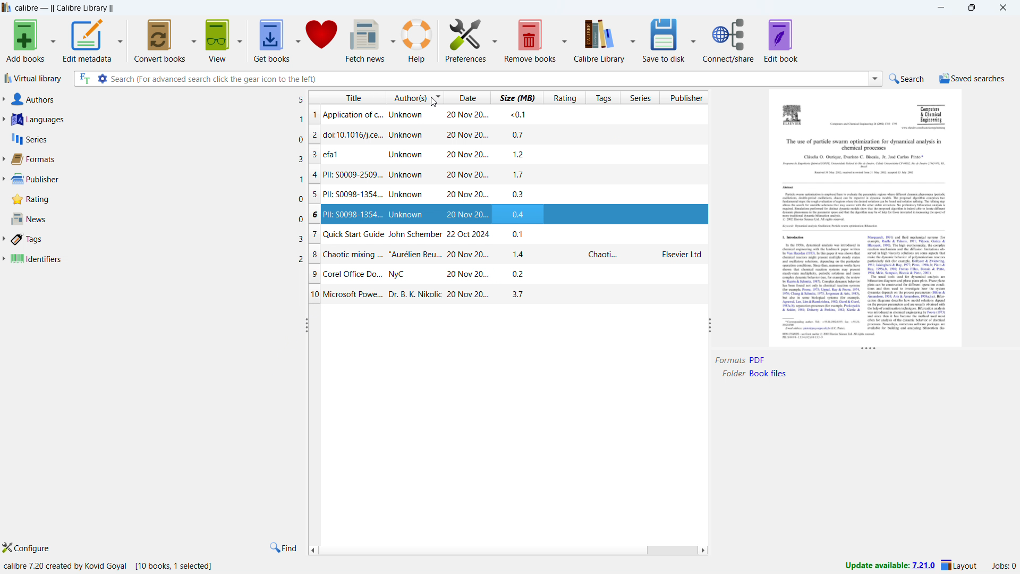 This screenshot has height=574, width=1020. Describe the element at coordinates (791, 238) in the screenshot. I see `` at that location.